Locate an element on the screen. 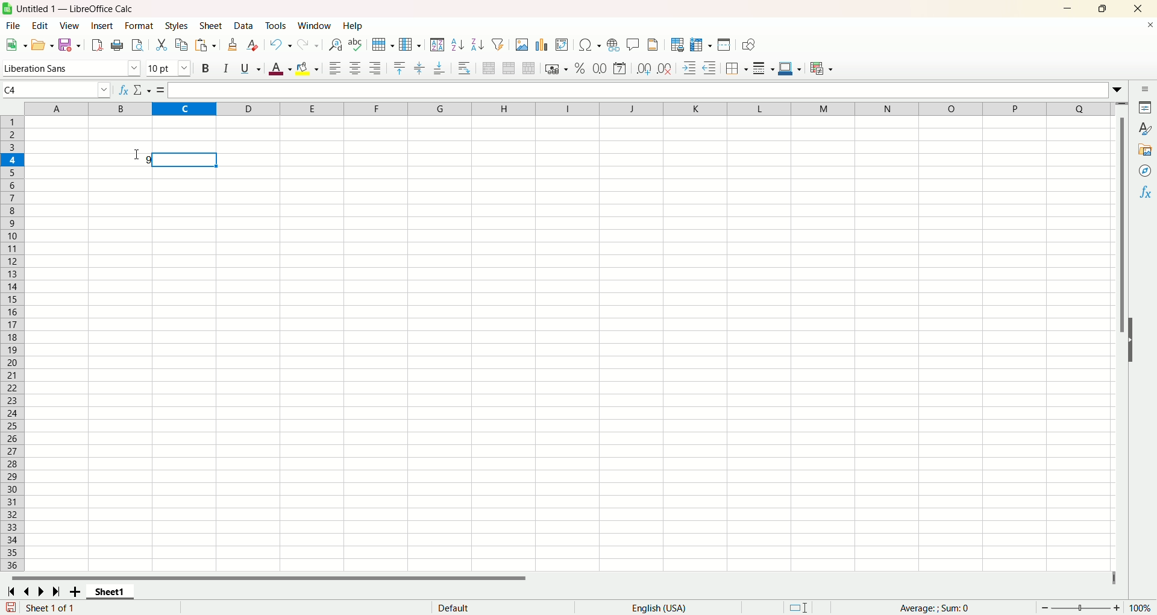 The image size is (1157, 615). format as percent is located at coordinates (578, 69).